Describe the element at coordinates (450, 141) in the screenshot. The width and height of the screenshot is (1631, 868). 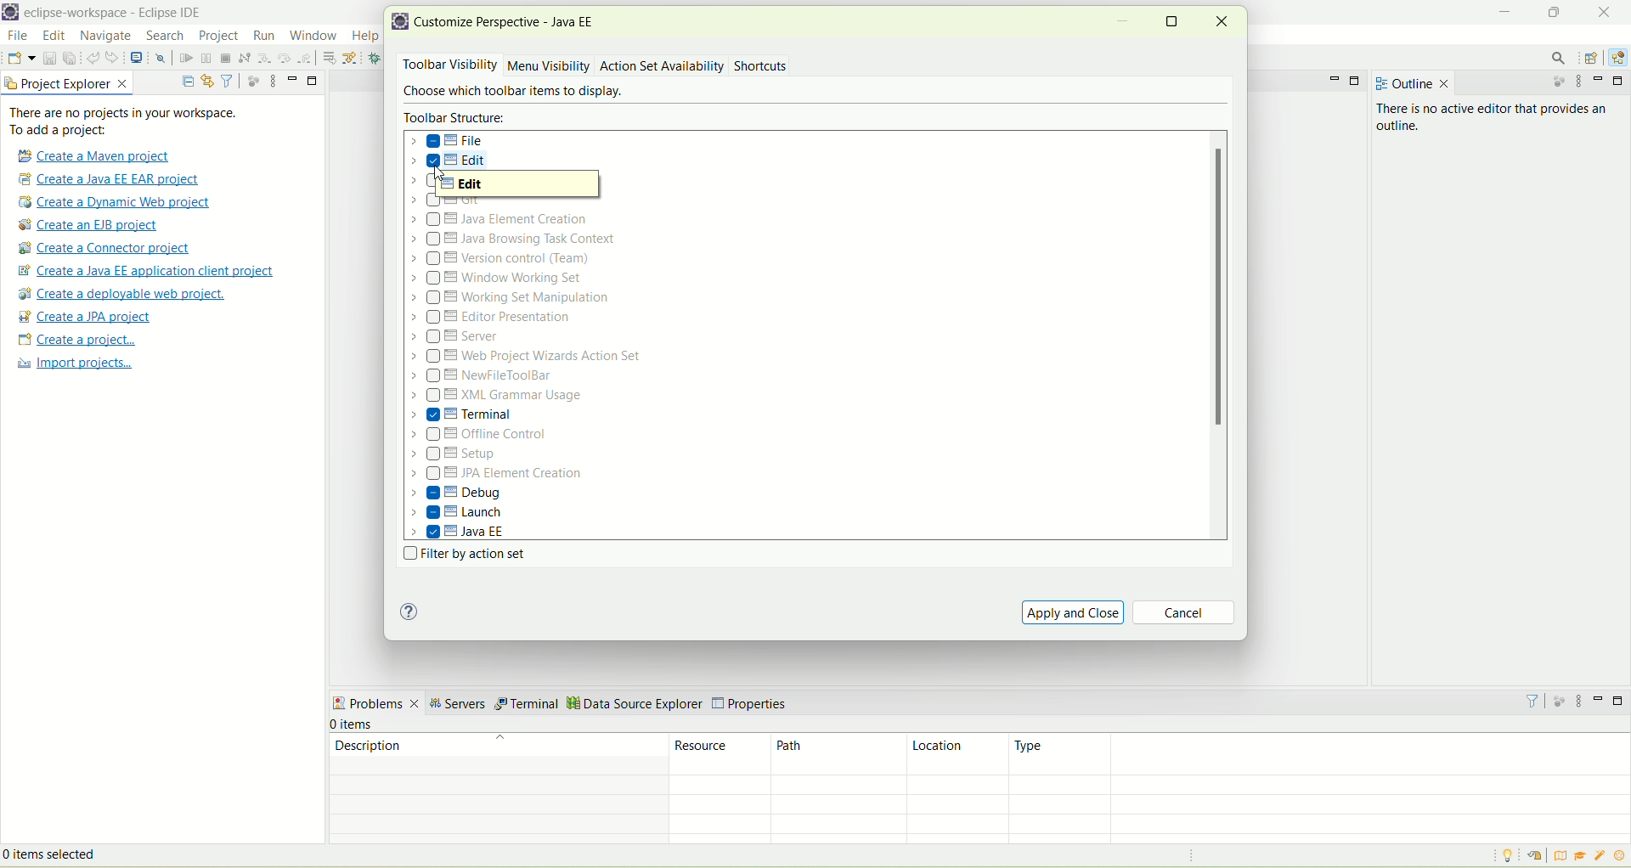
I see `file` at that location.